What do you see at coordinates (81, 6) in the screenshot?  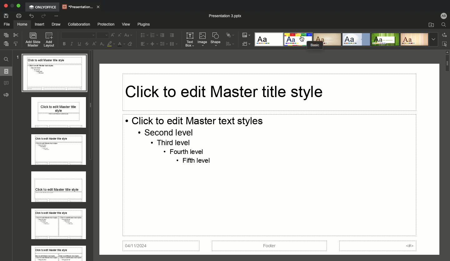 I see `Presentation..` at bounding box center [81, 6].